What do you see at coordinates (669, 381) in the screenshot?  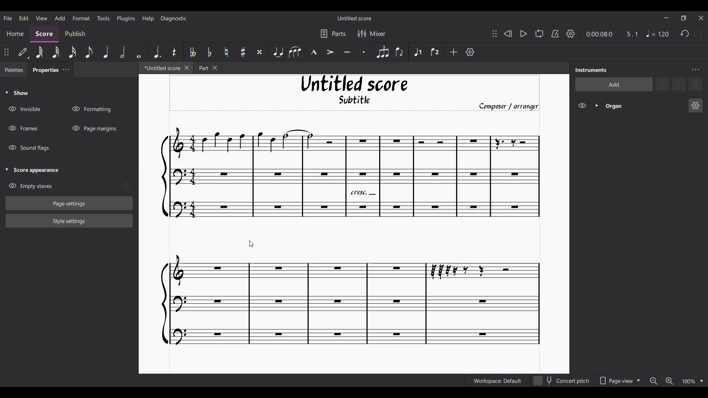 I see `Zoom in` at bounding box center [669, 381].